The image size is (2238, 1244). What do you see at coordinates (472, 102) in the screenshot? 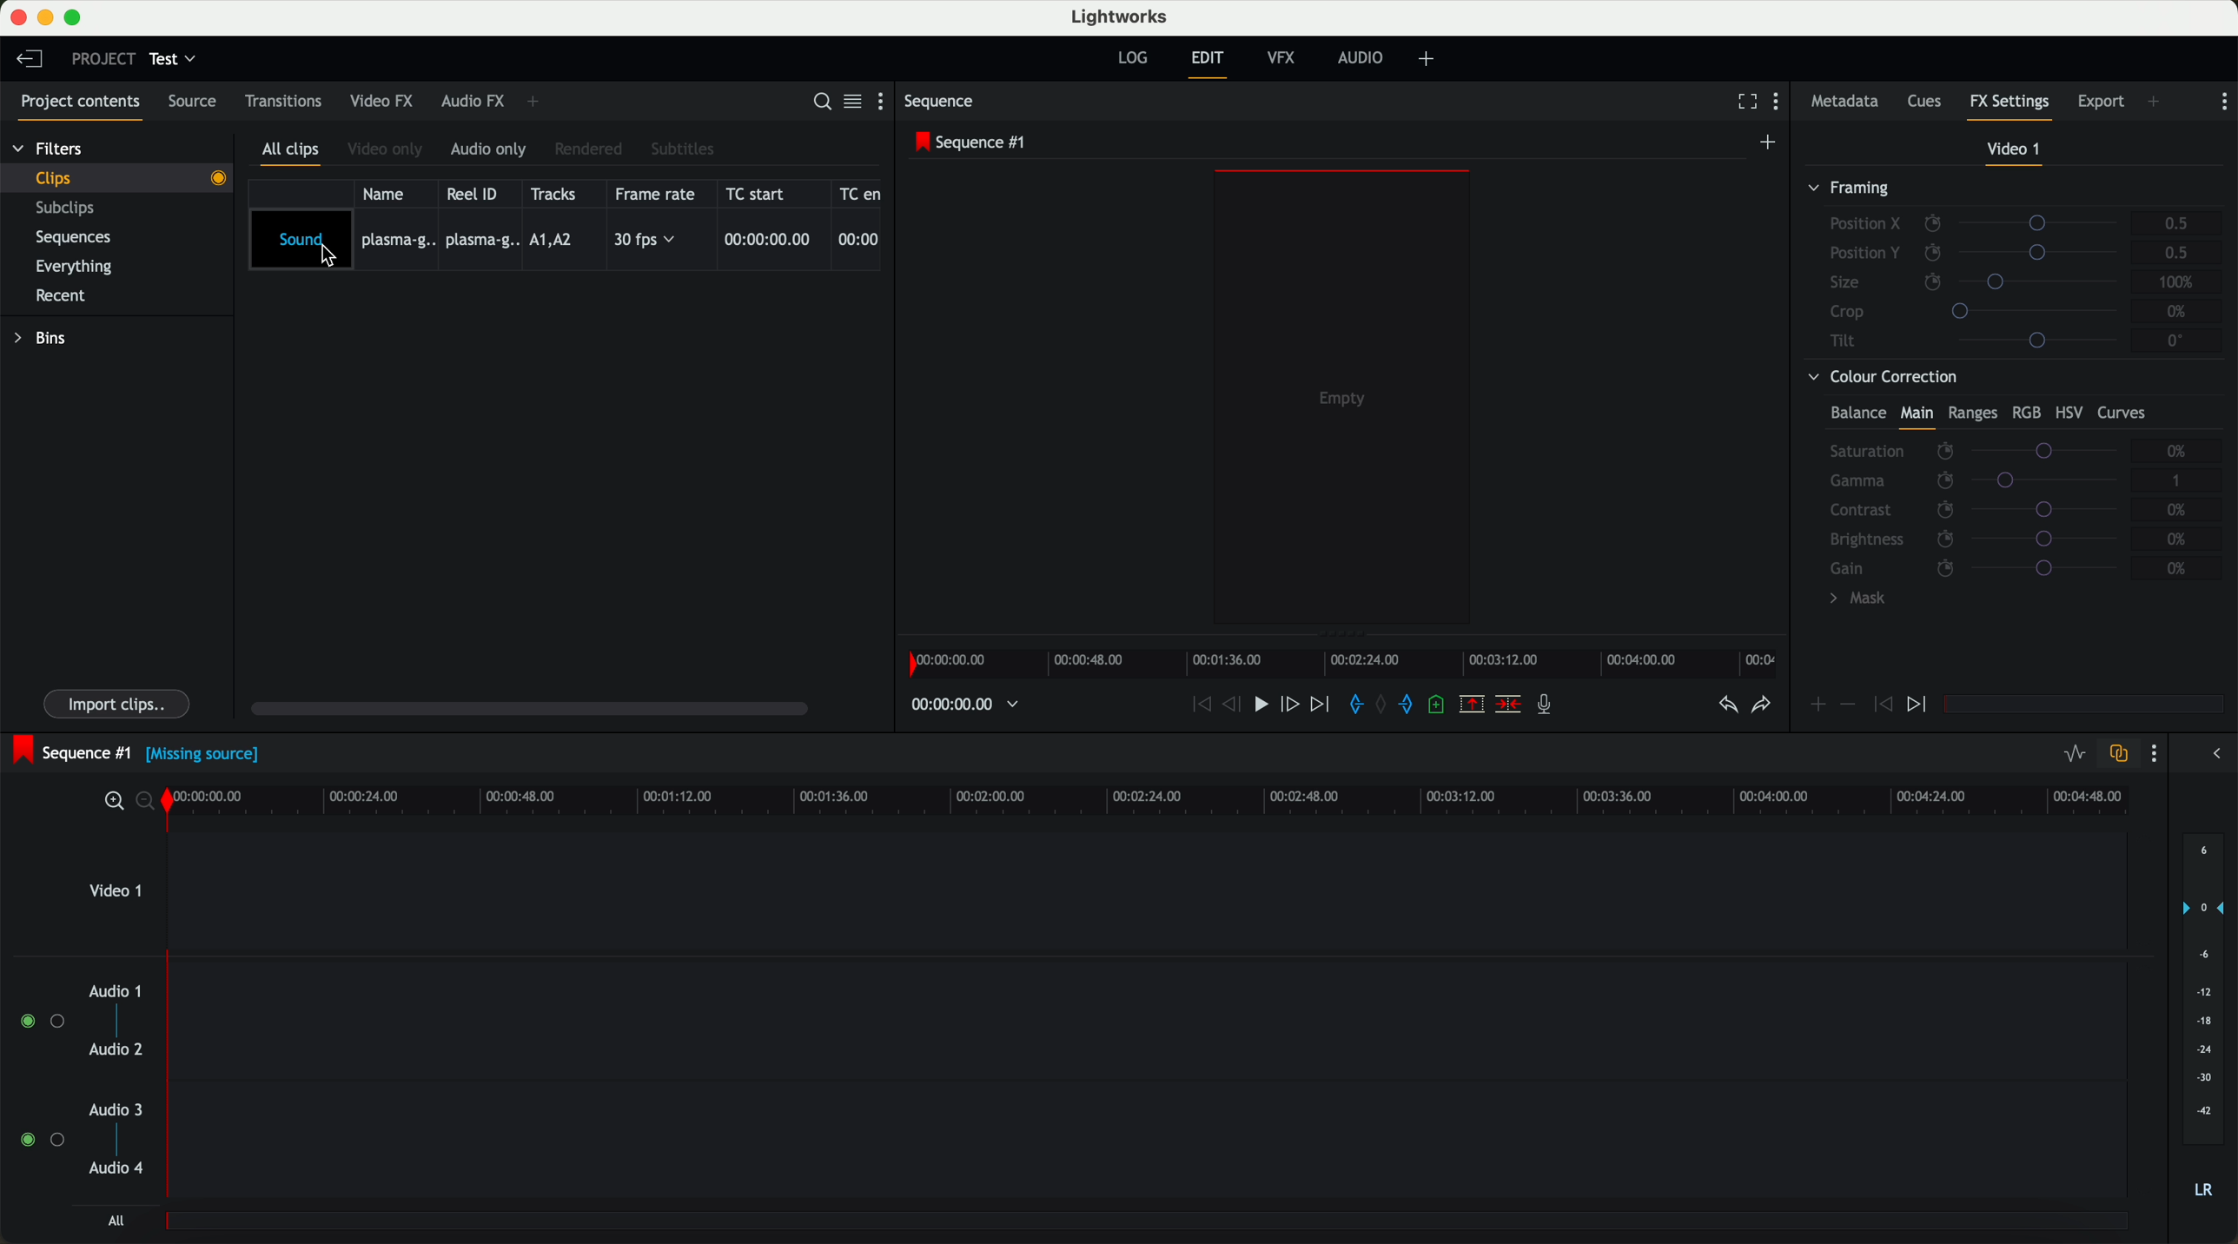
I see `audio FX` at bounding box center [472, 102].